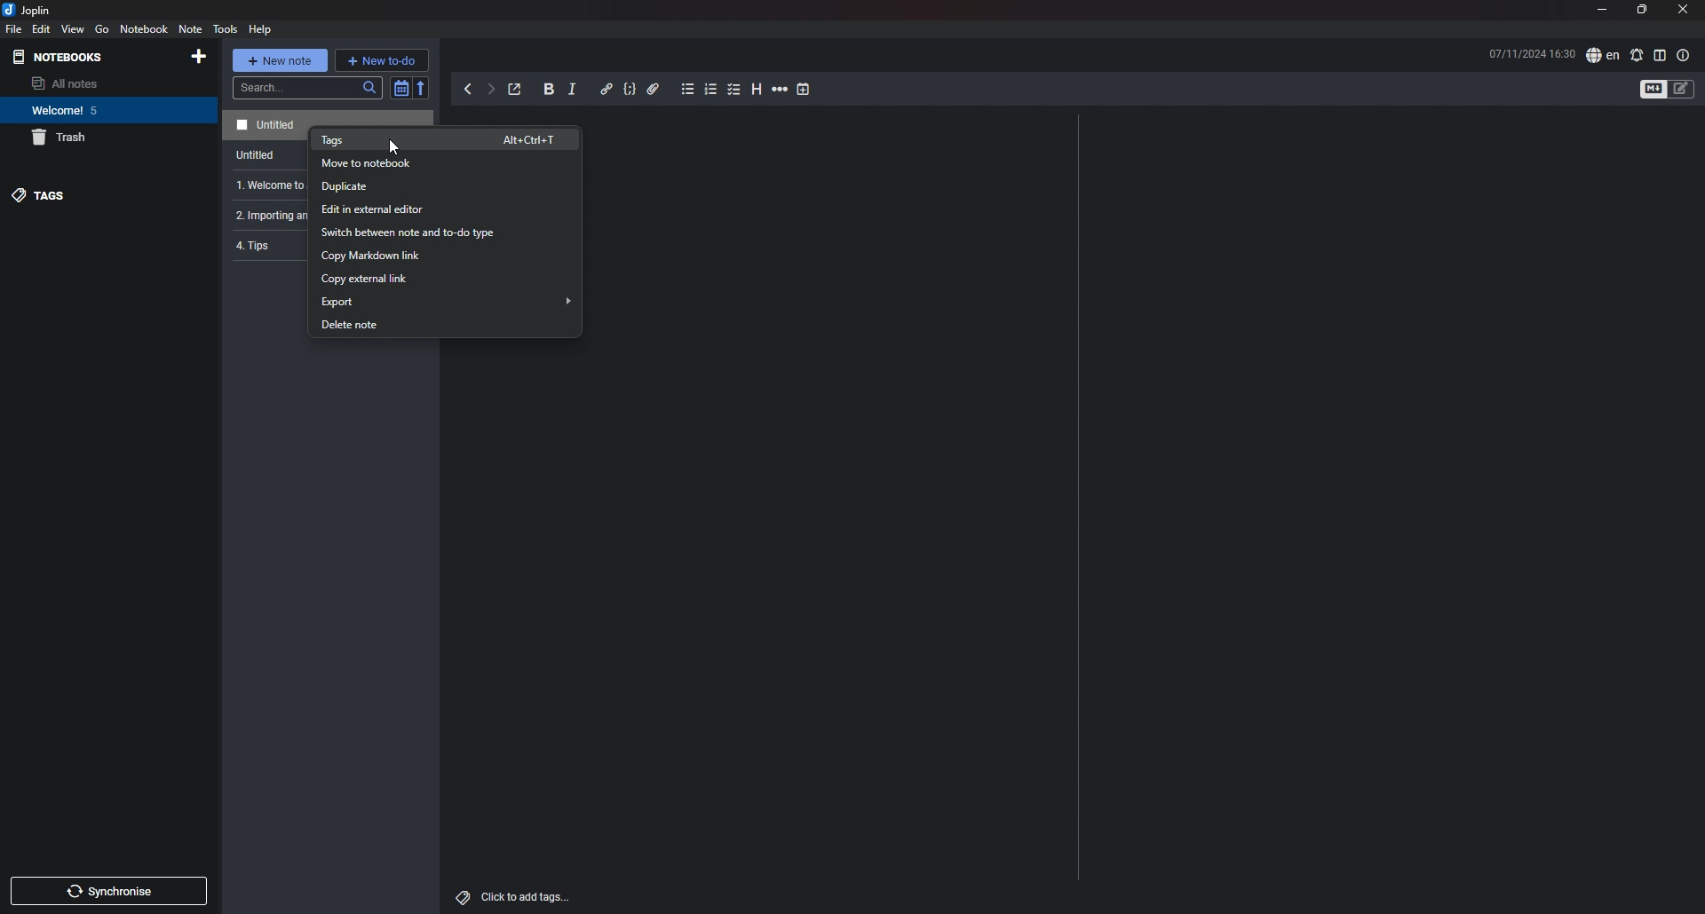 This screenshot has height=914, width=1705. I want to click on attachment, so click(654, 89).